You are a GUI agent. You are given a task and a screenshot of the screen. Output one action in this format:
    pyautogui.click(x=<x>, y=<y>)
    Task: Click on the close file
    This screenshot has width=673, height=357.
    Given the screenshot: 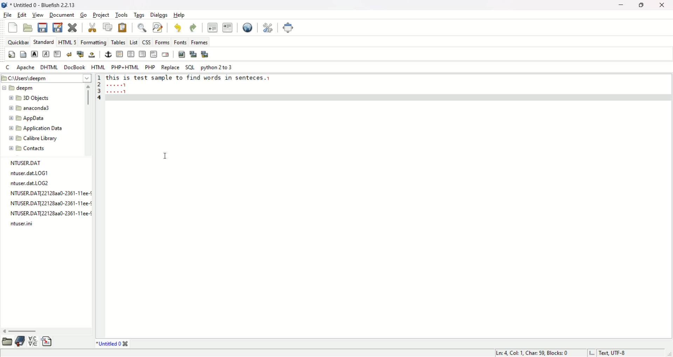 What is the action you would take?
    pyautogui.click(x=72, y=27)
    